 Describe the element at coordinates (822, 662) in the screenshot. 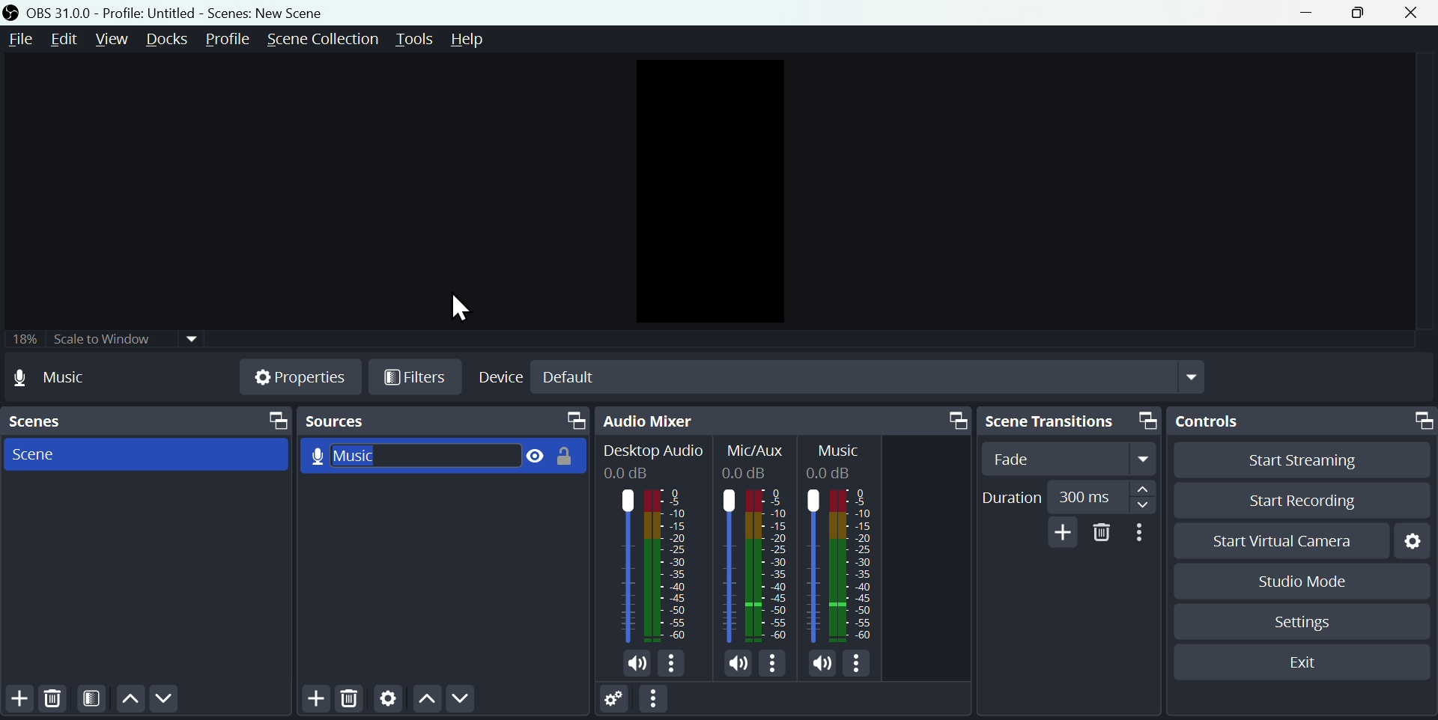

I see `Sound` at that location.